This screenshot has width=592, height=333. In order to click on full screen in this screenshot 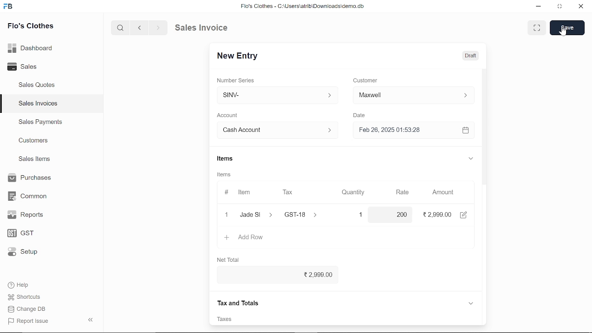, I will do `click(536, 28)`.